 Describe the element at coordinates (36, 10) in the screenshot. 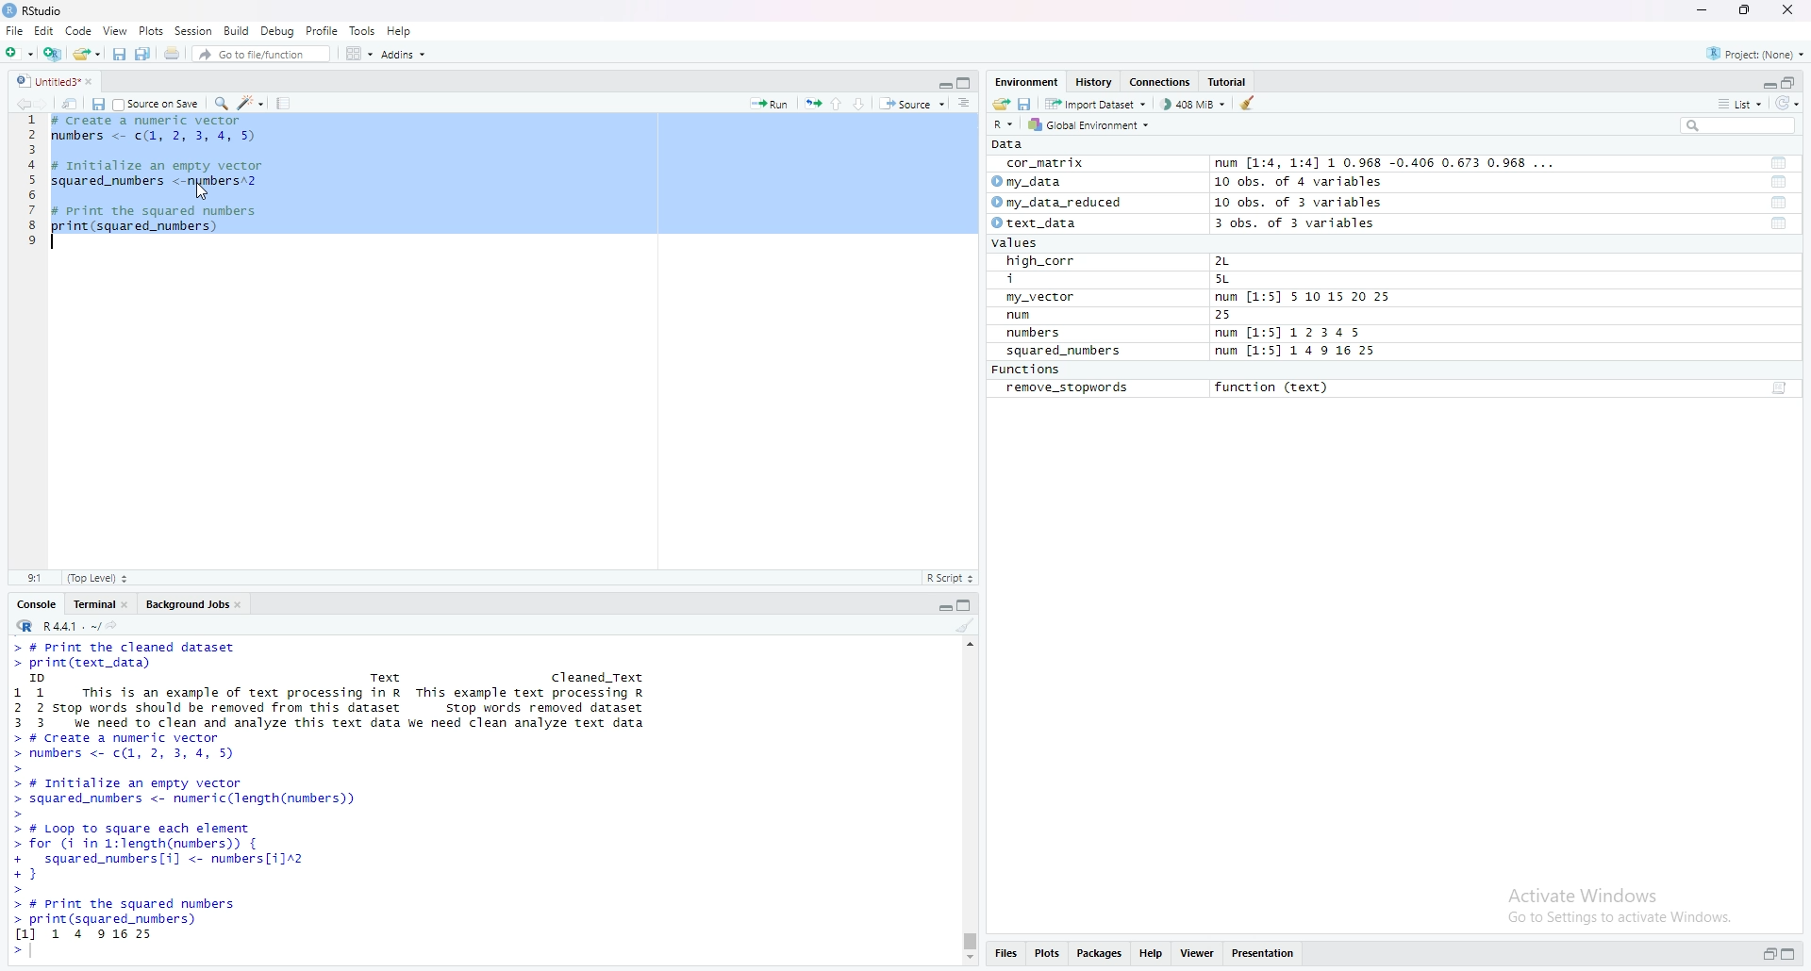

I see `RStudio` at that location.